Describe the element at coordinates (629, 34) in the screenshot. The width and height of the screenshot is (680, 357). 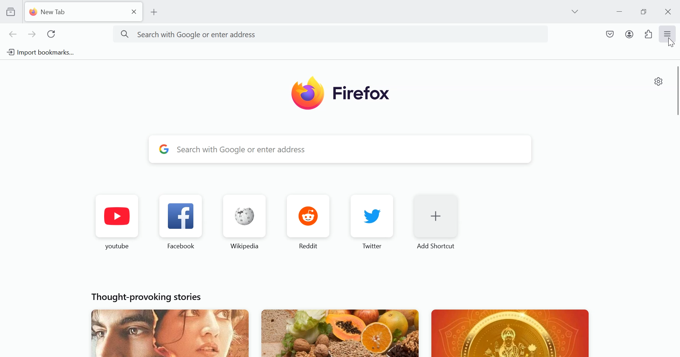
I see `Account` at that location.